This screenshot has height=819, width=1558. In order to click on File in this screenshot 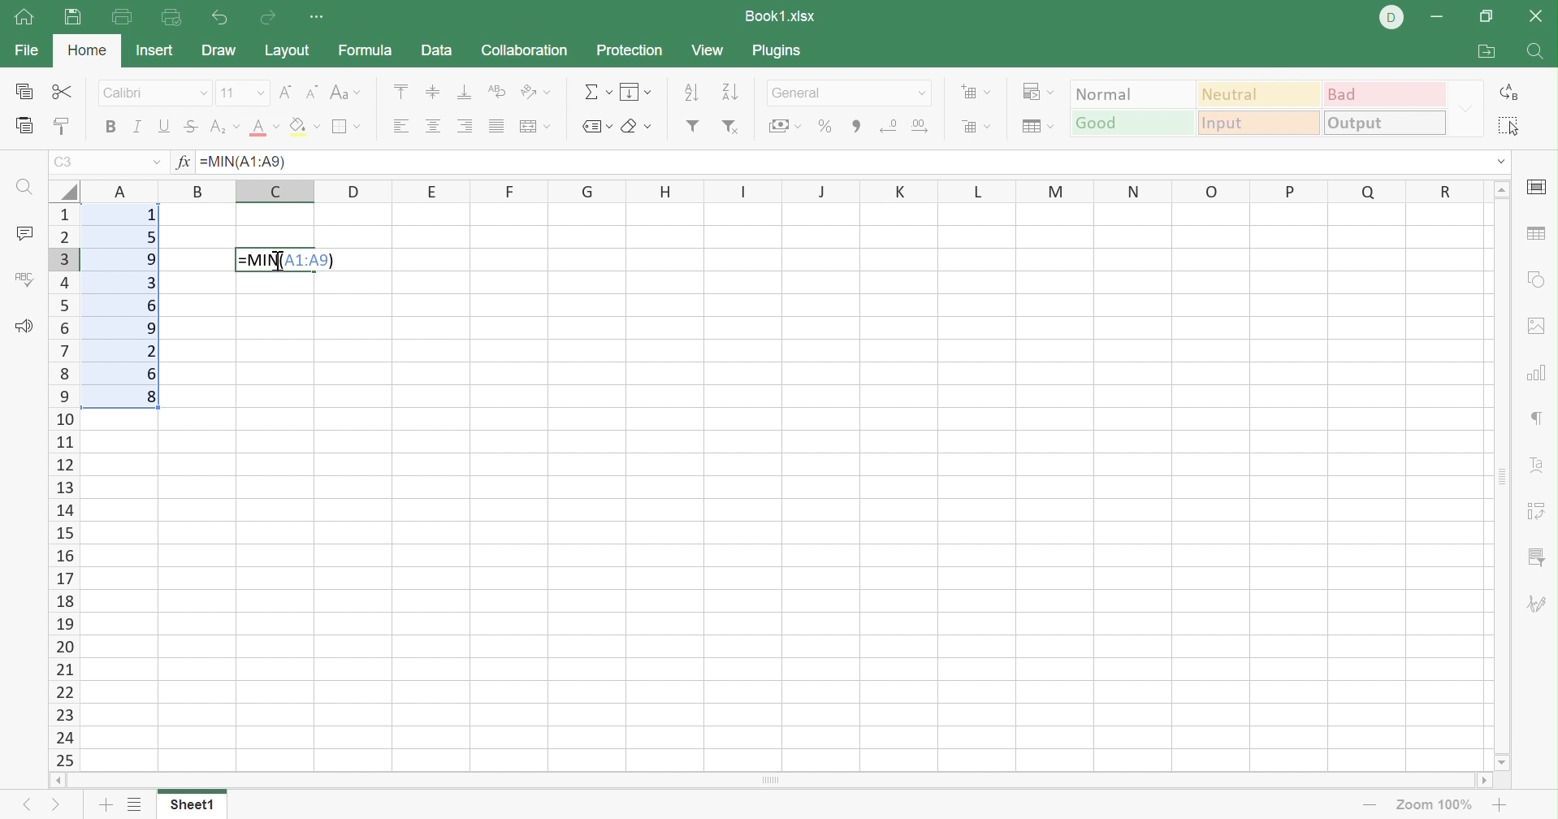, I will do `click(27, 50)`.